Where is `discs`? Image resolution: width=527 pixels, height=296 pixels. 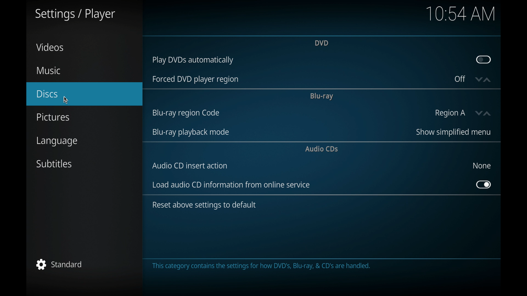
discs is located at coordinates (47, 94).